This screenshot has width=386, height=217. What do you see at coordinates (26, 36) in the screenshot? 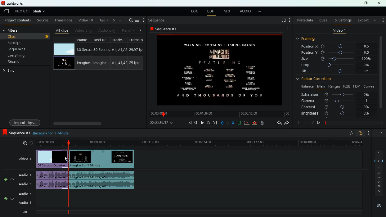
I see `clips` at bounding box center [26, 36].